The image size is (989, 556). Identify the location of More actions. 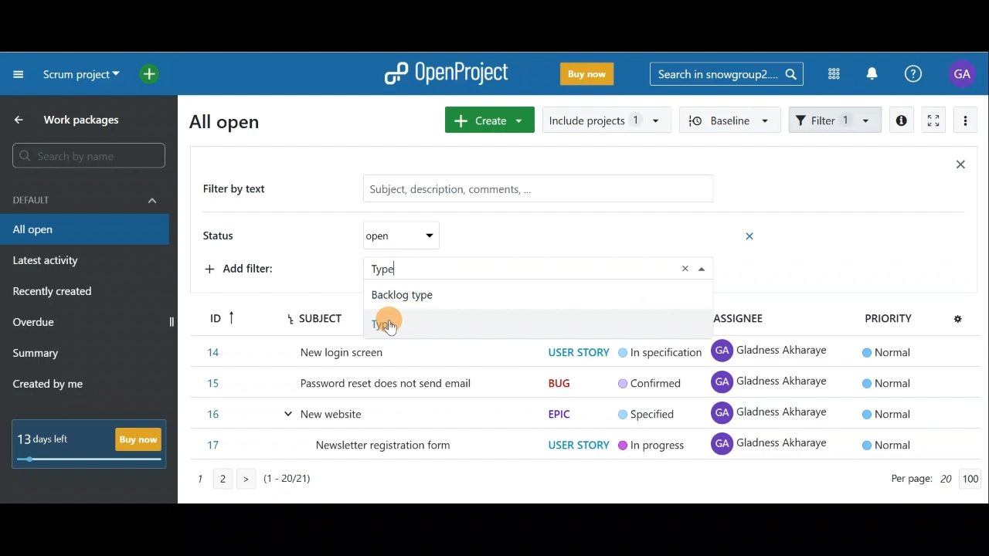
(966, 123).